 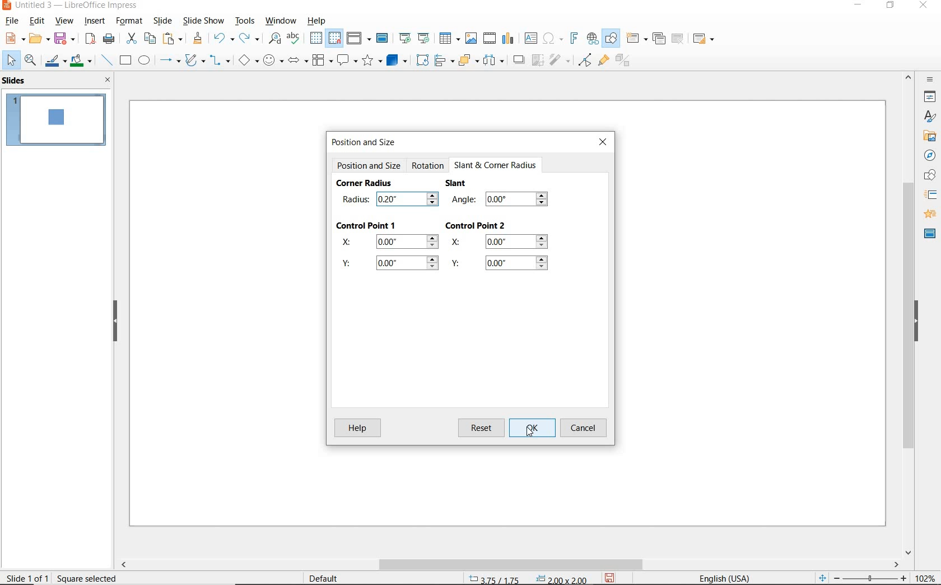 What do you see at coordinates (928, 175) in the screenshot?
I see `shapes` at bounding box center [928, 175].